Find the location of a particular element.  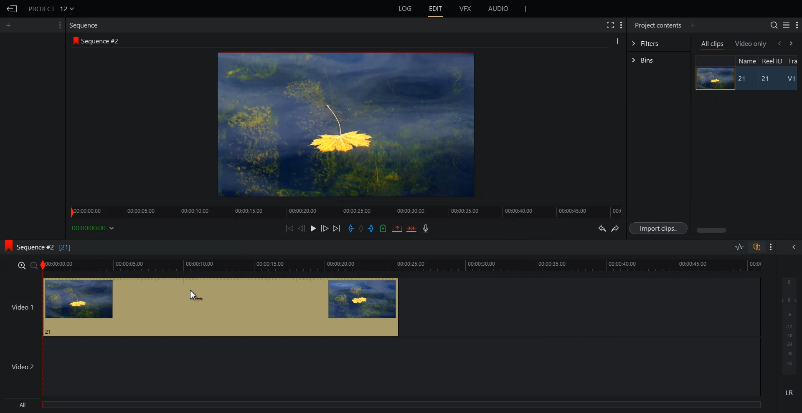

VFX is located at coordinates (466, 9).